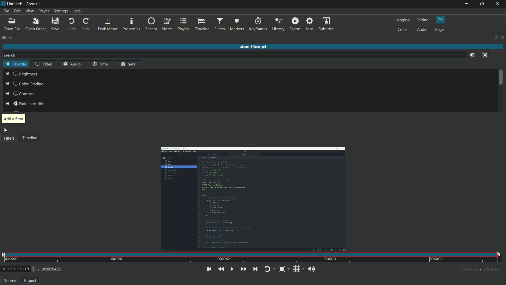  Describe the element at coordinates (499, 4) in the screenshot. I see `close app` at that location.